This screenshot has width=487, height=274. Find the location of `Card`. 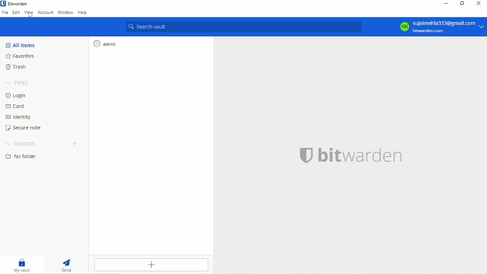

Card is located at coordinates (16, 106).